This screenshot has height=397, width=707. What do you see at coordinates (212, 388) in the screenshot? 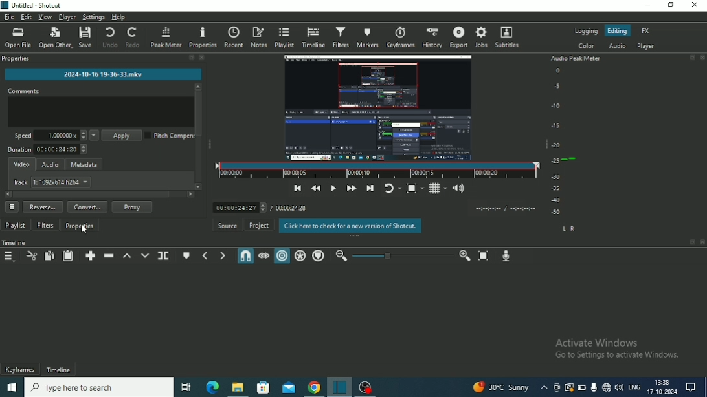
I see `Microsoft Edge` at bounding box center [212, 388].